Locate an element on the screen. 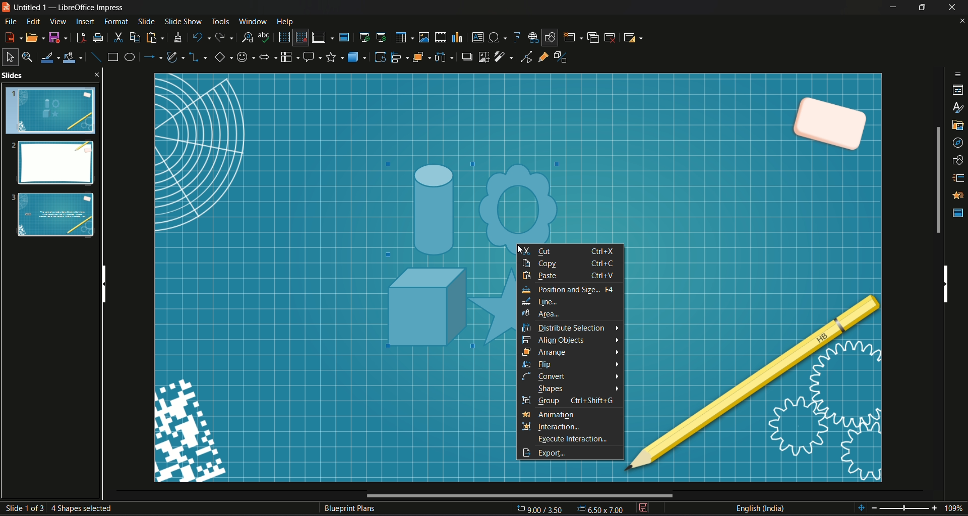  shadow is located at coordinates (465, 56).